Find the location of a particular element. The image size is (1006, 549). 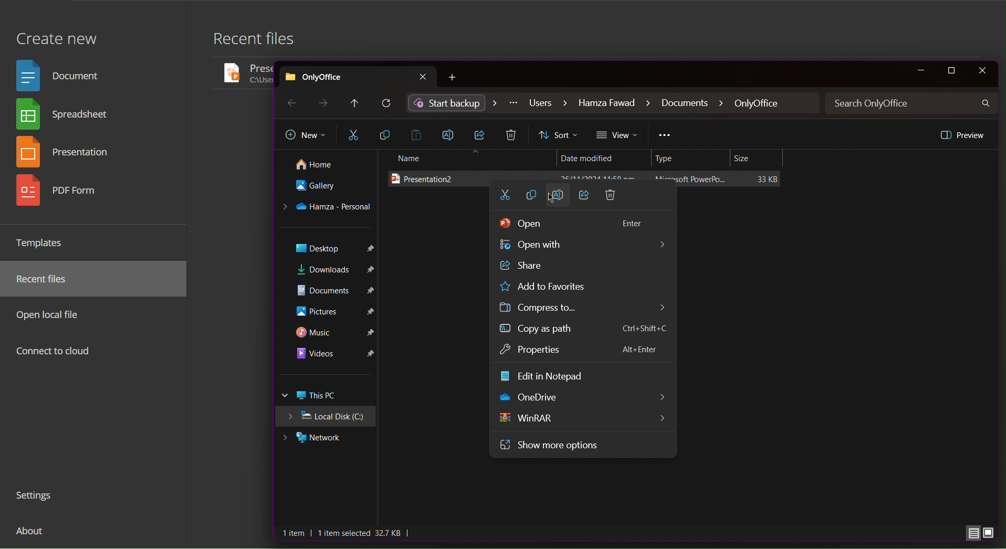

Local Disk is located at coordinates (329, 418).